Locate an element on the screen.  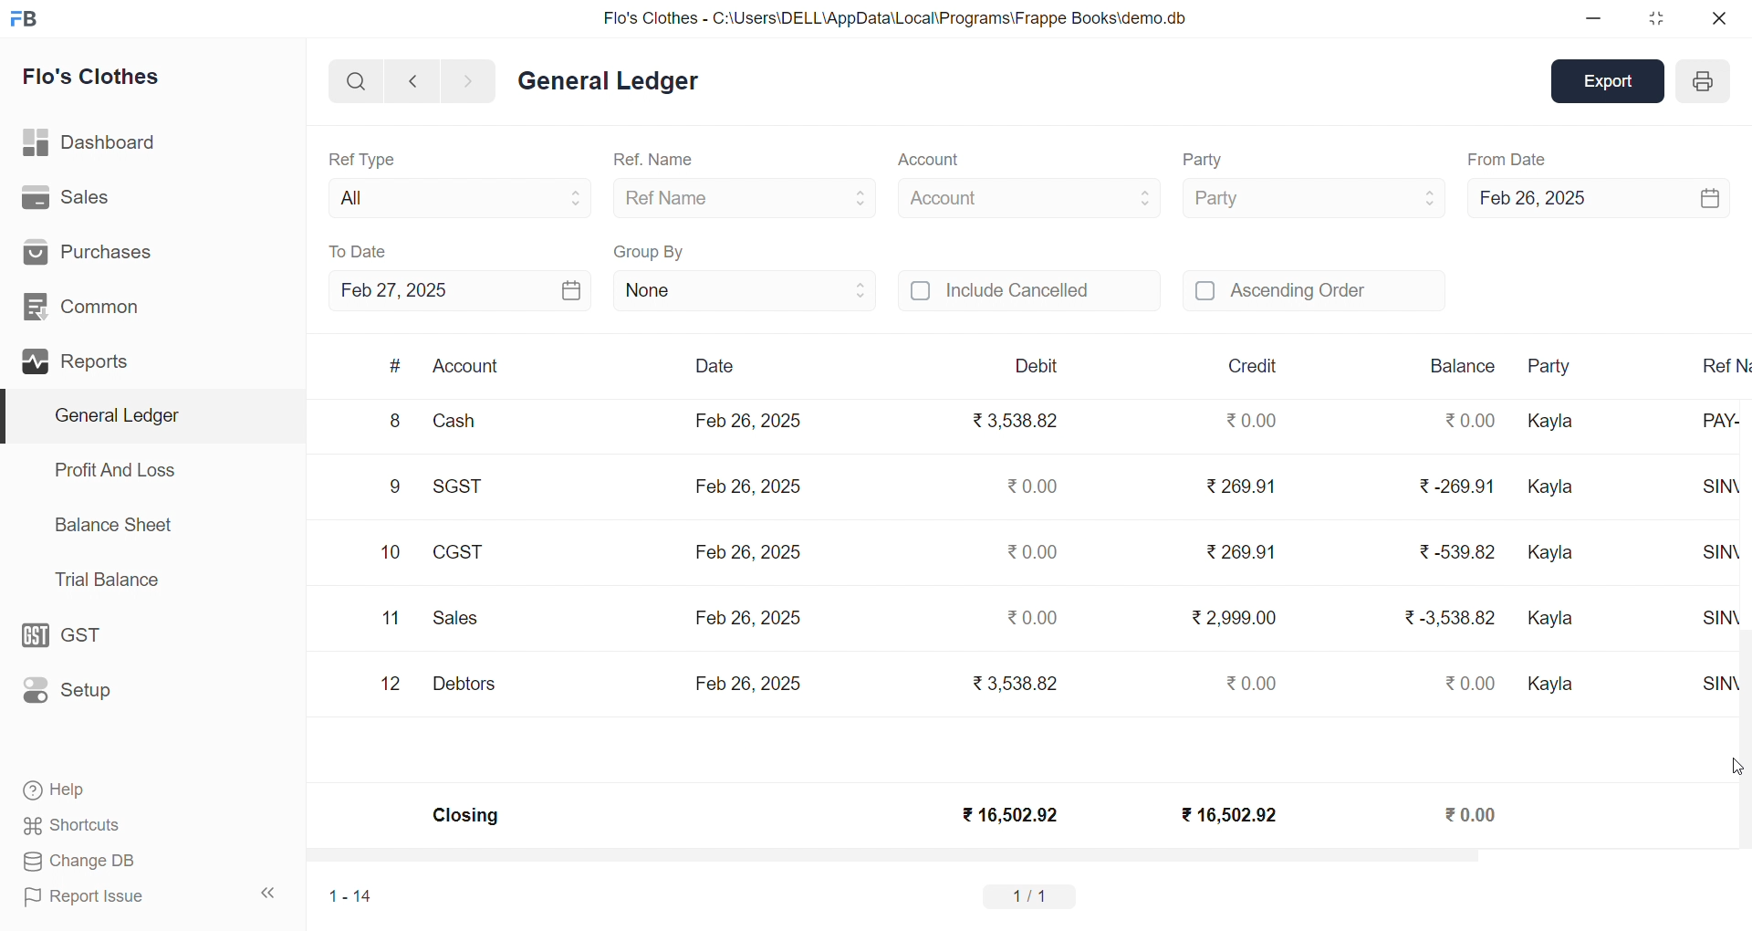
Trial Balance is located at coordinates (109, 581).